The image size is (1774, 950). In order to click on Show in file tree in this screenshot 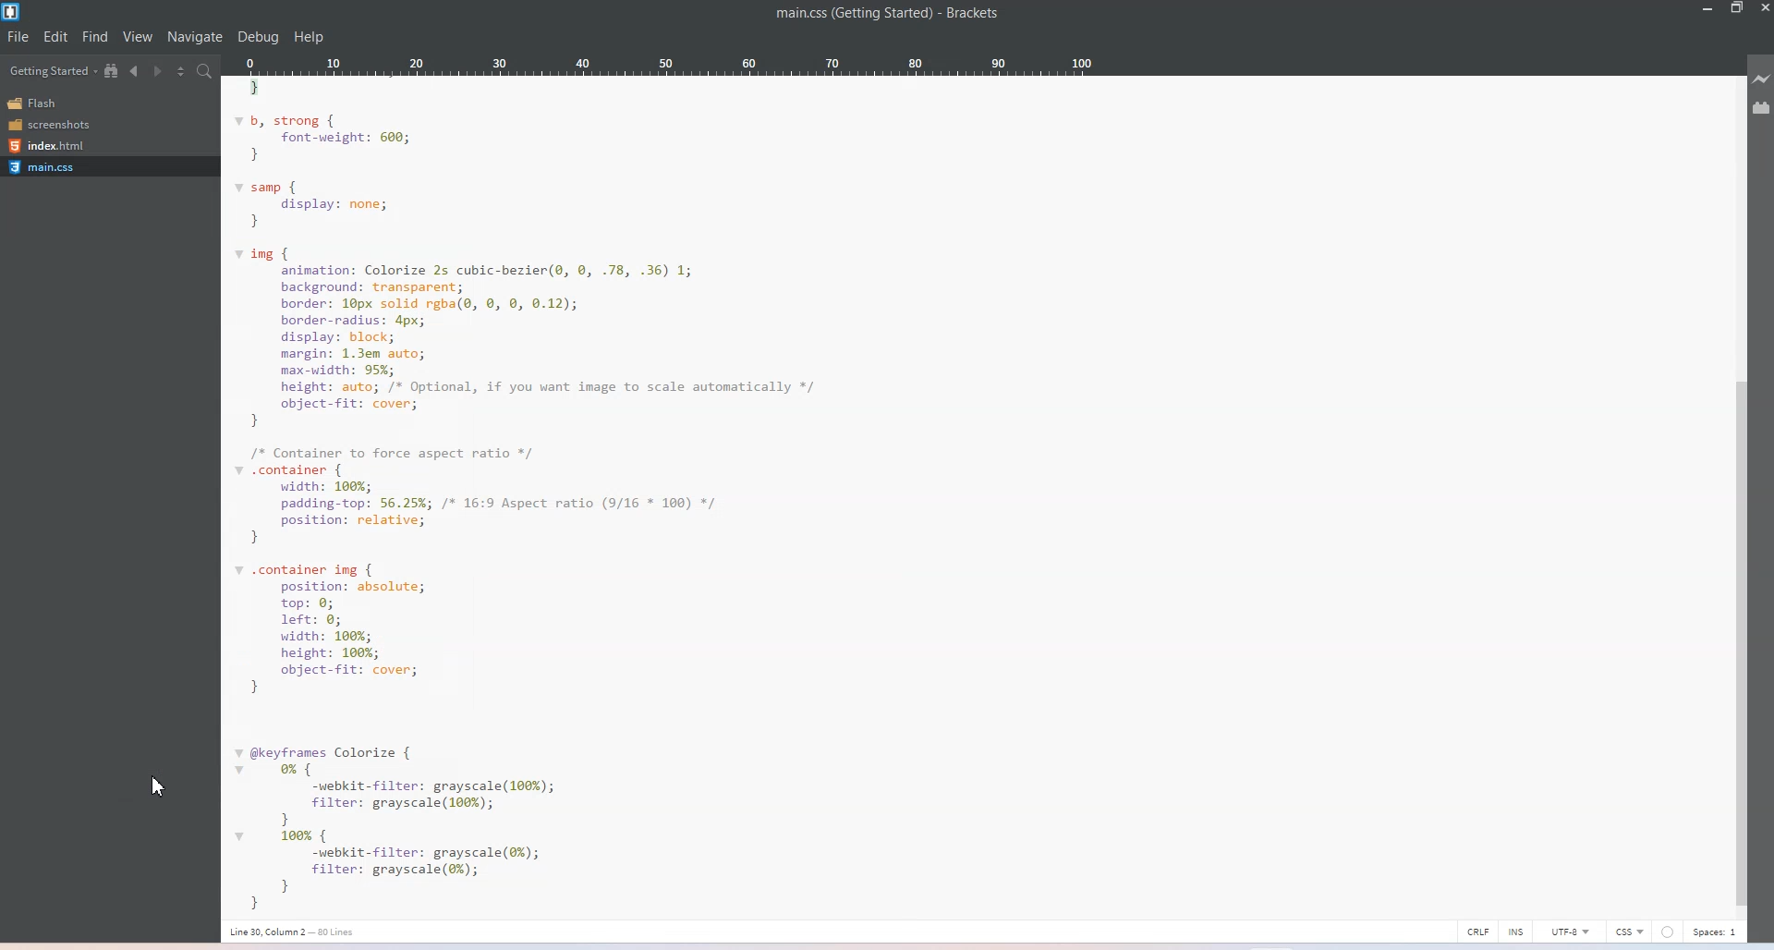, I will do `click(113, 70)`.